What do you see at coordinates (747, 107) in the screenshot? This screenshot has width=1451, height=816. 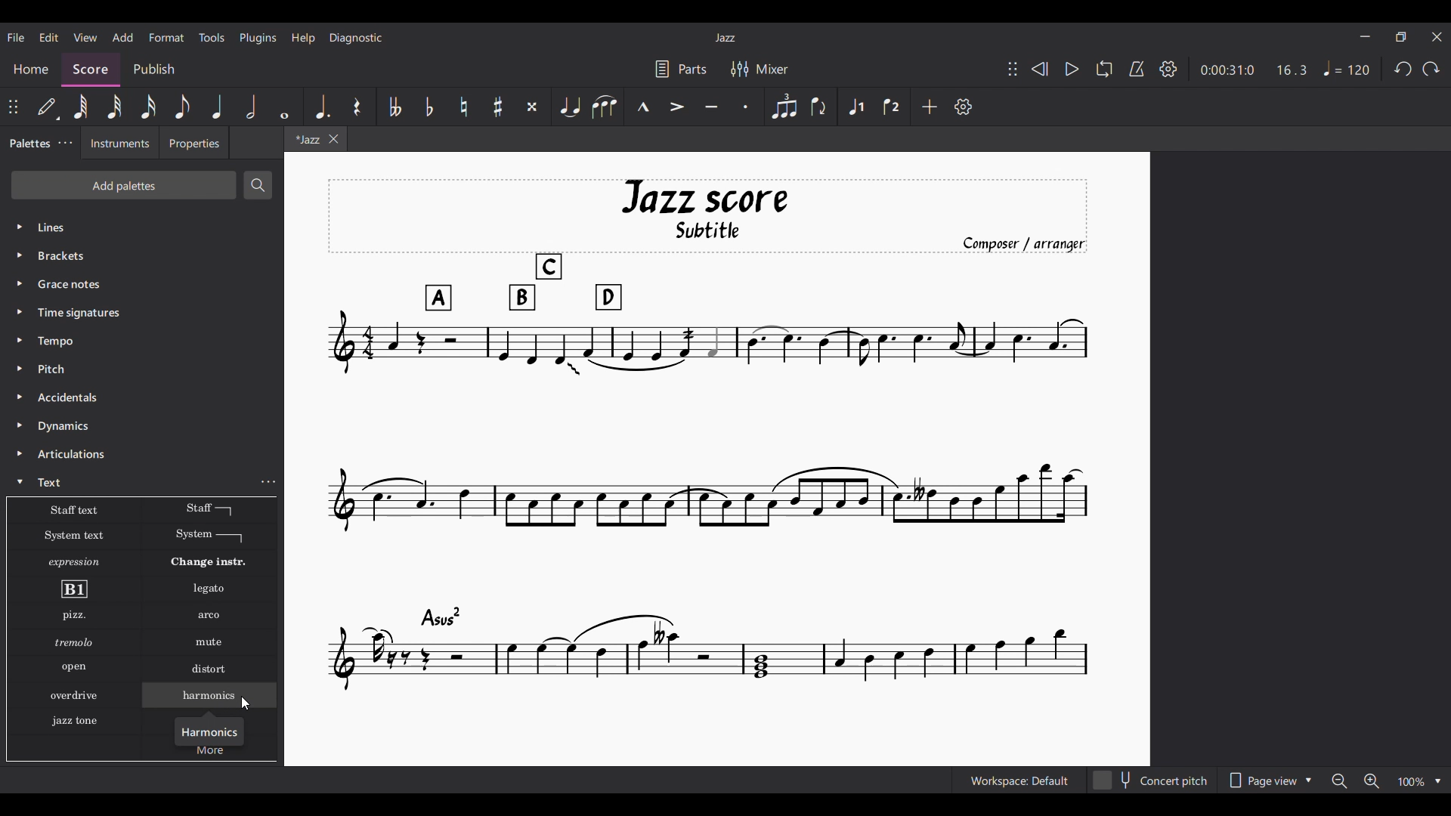 I see `Staccato` at bounding box center [747, 107].